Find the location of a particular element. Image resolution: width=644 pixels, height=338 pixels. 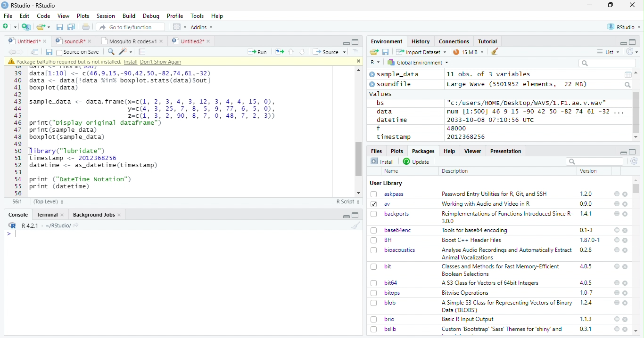

Untitled2* is located at coordinates (193, 41).